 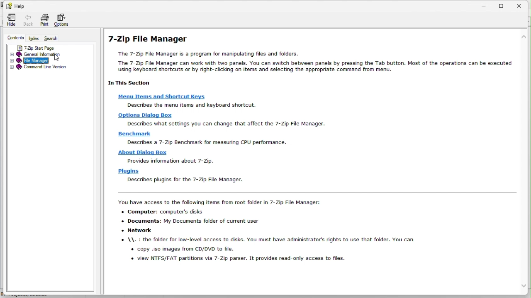 I want to click on Menu items and shortcut keys, so click(x=160, y=97).